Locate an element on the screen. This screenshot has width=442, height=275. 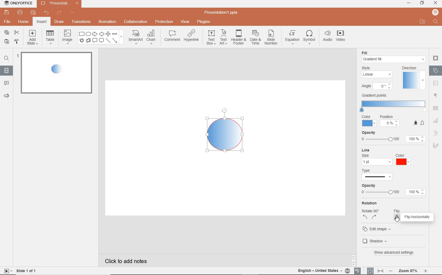
size is located at coordinates (365, 156).